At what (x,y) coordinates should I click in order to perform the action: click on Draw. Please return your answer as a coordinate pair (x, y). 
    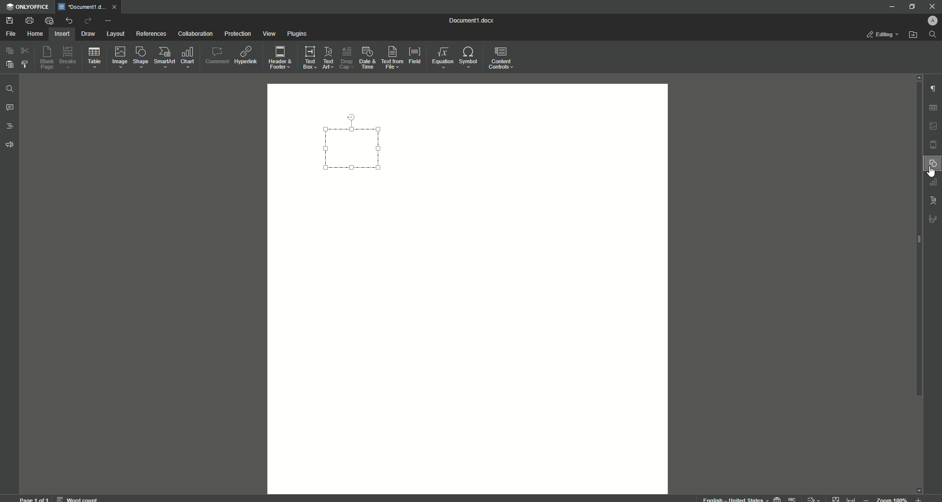
    Looking at the image, I should click on (89, 34).